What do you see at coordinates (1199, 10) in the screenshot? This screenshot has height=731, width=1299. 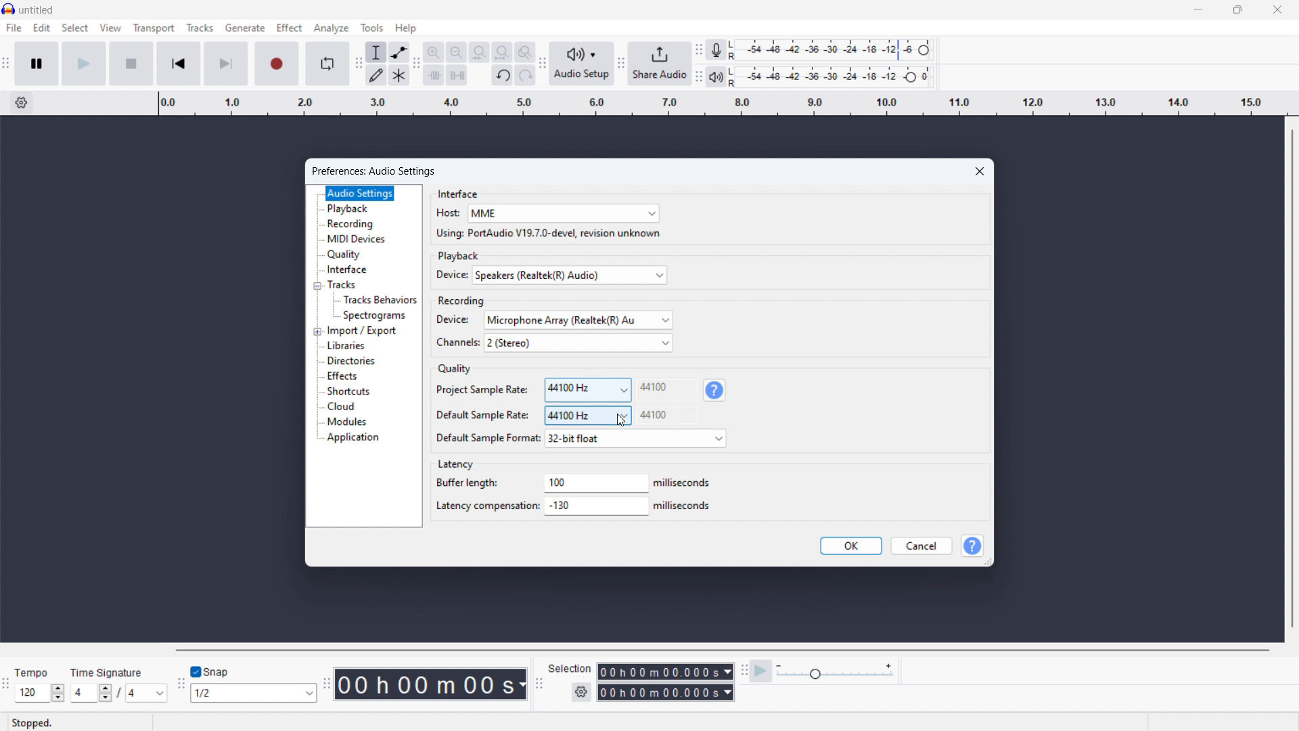 I see `minimize` at bounding box center [1199, 10].